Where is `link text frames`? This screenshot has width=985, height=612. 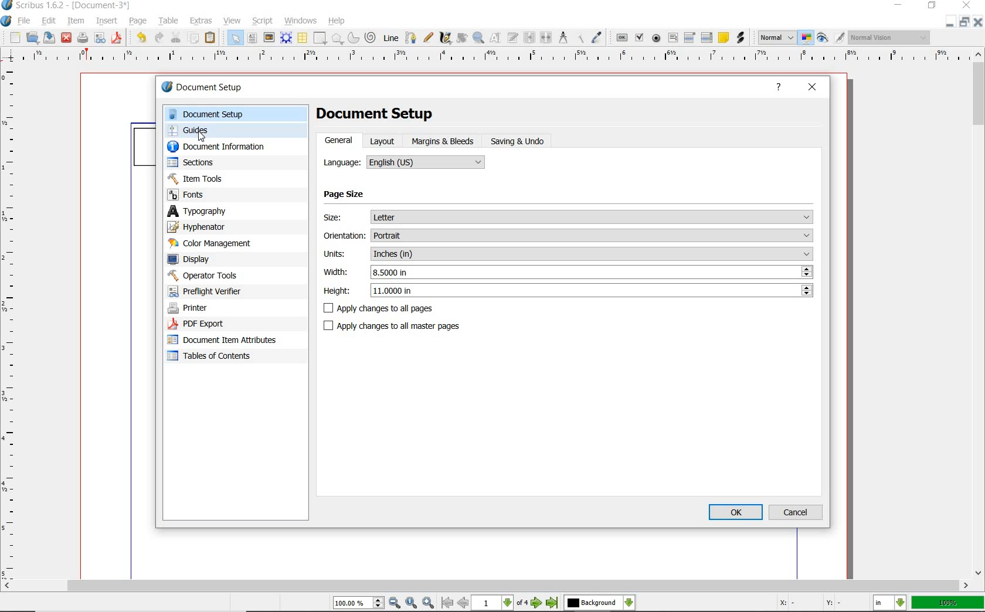 link text frames is located at coordinates (529, 38).